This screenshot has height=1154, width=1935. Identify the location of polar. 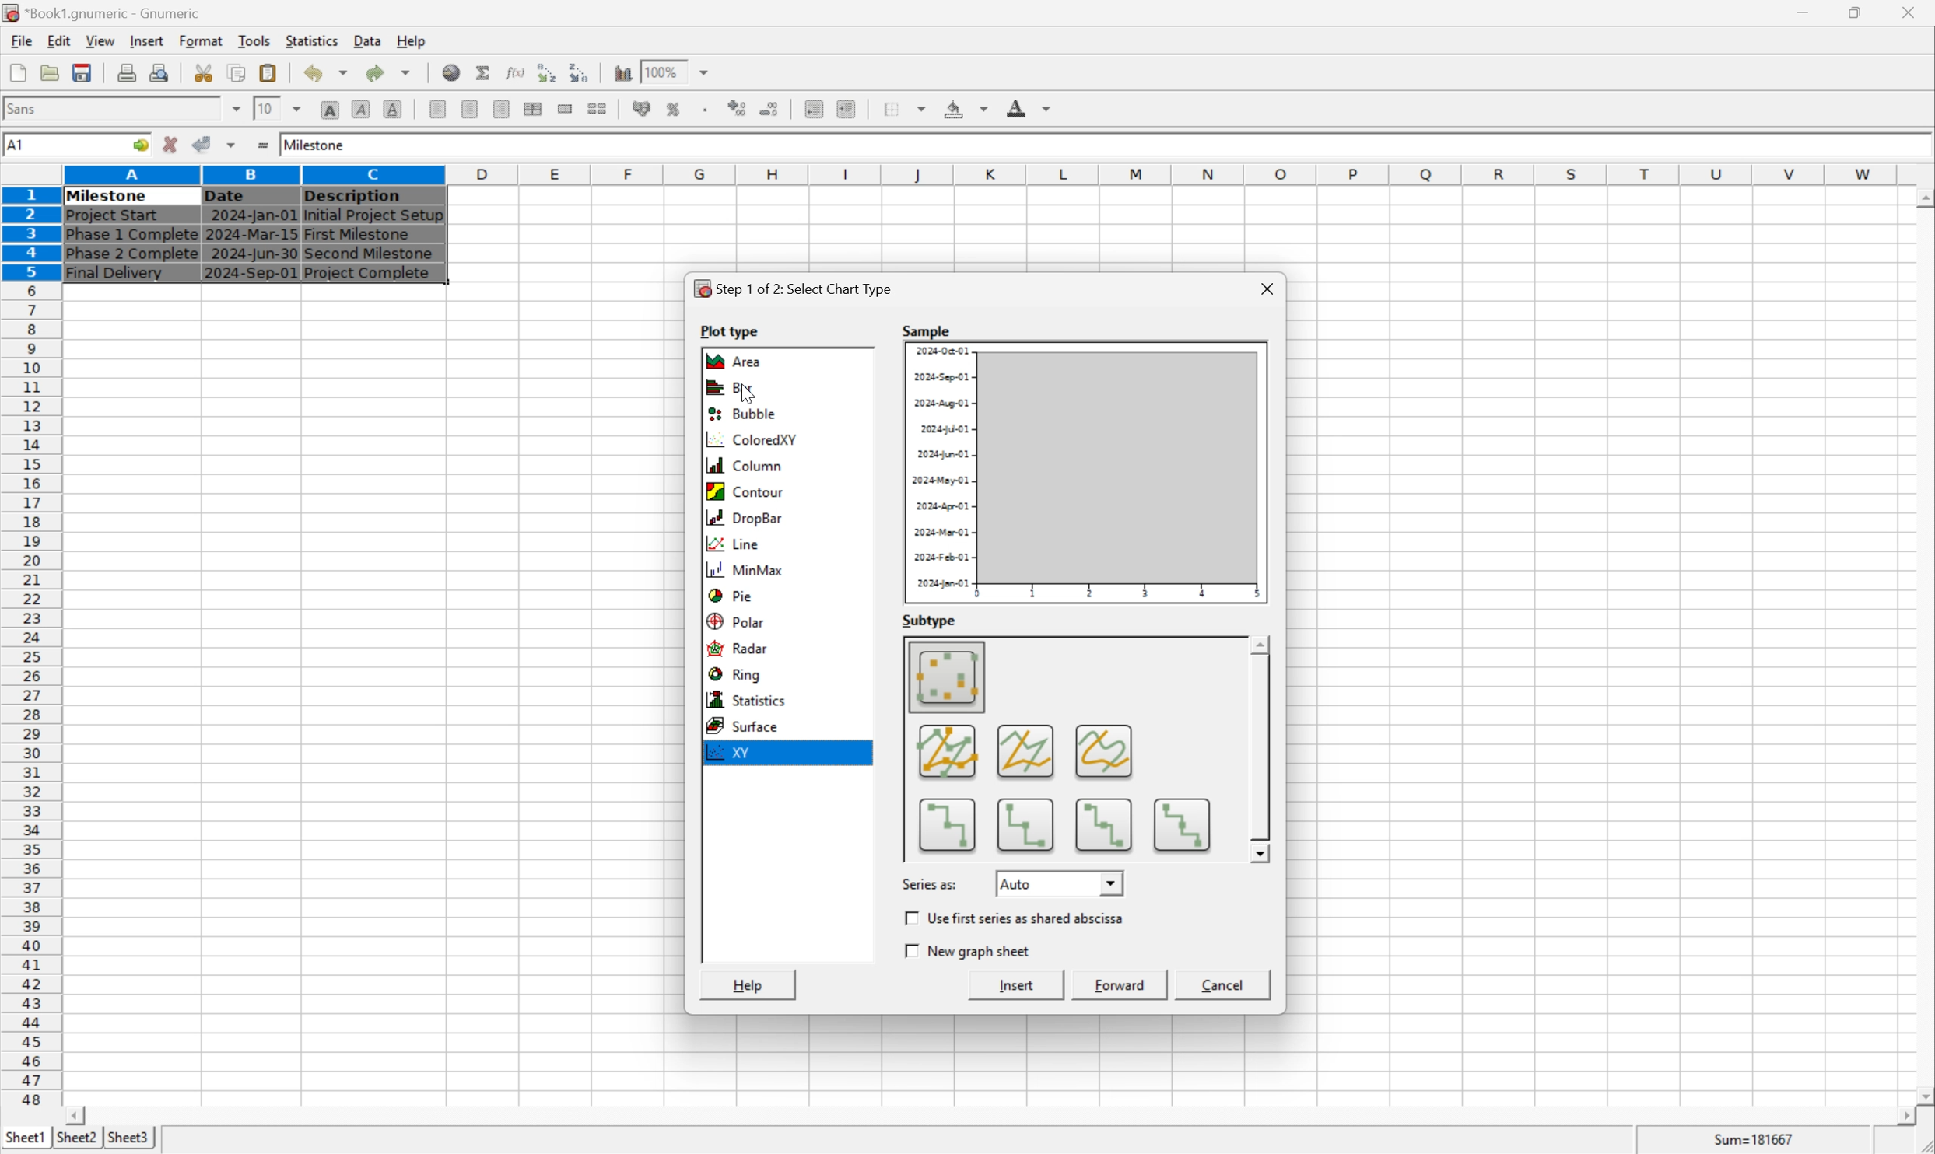
(738, 620).